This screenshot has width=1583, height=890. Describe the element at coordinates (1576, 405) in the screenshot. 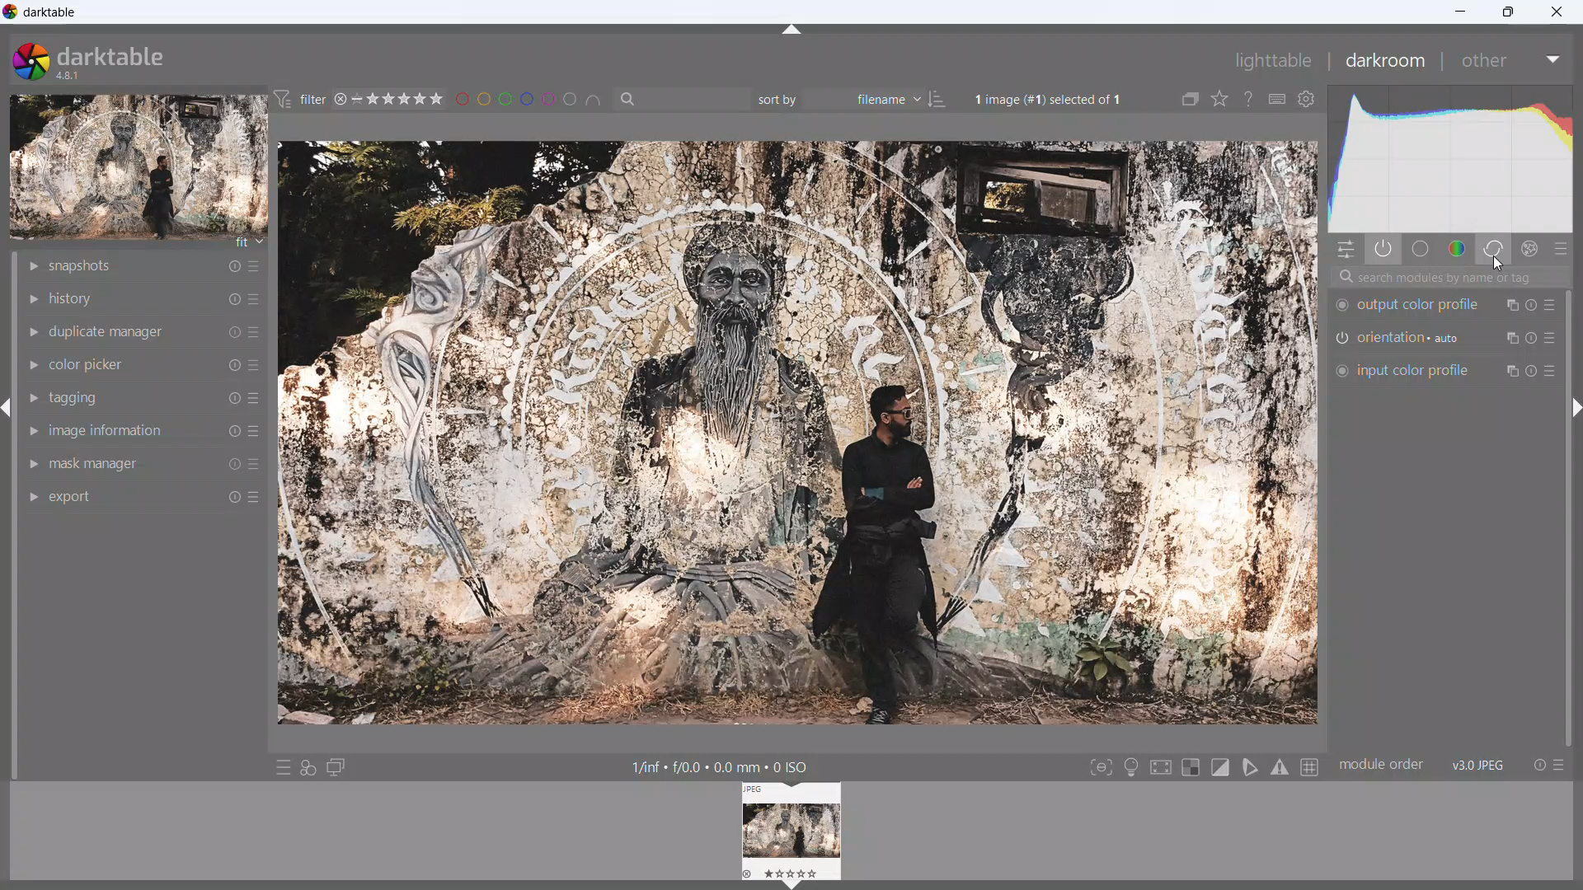

I see `hide panel` at that location.